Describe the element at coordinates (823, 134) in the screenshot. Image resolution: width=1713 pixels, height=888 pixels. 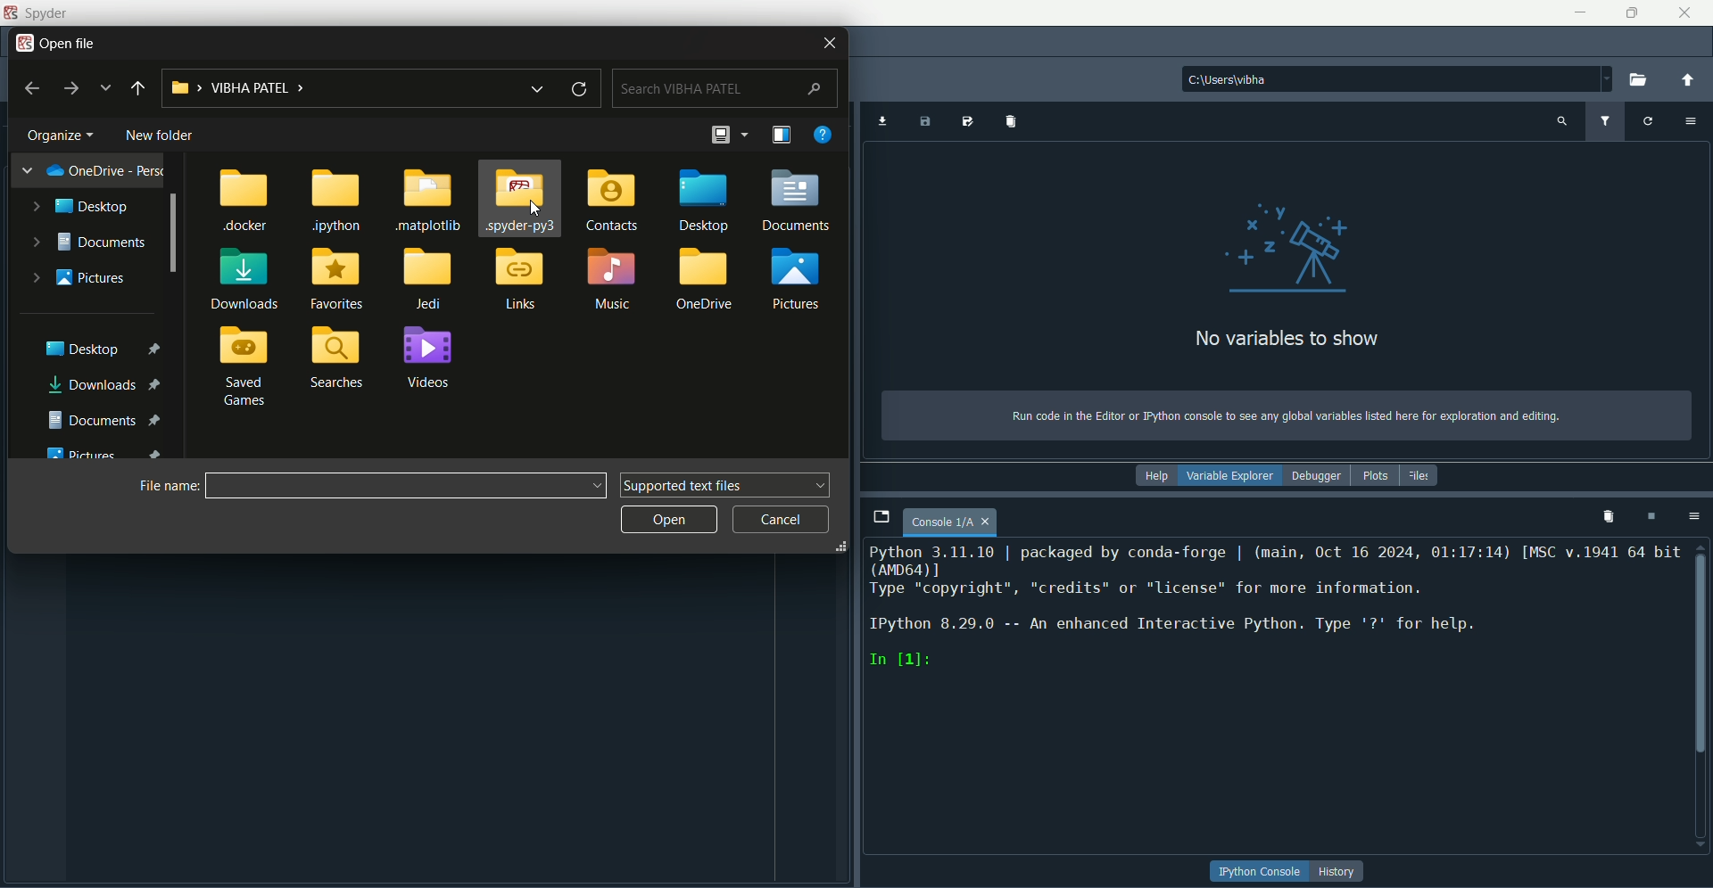
I see `get help` at that location.